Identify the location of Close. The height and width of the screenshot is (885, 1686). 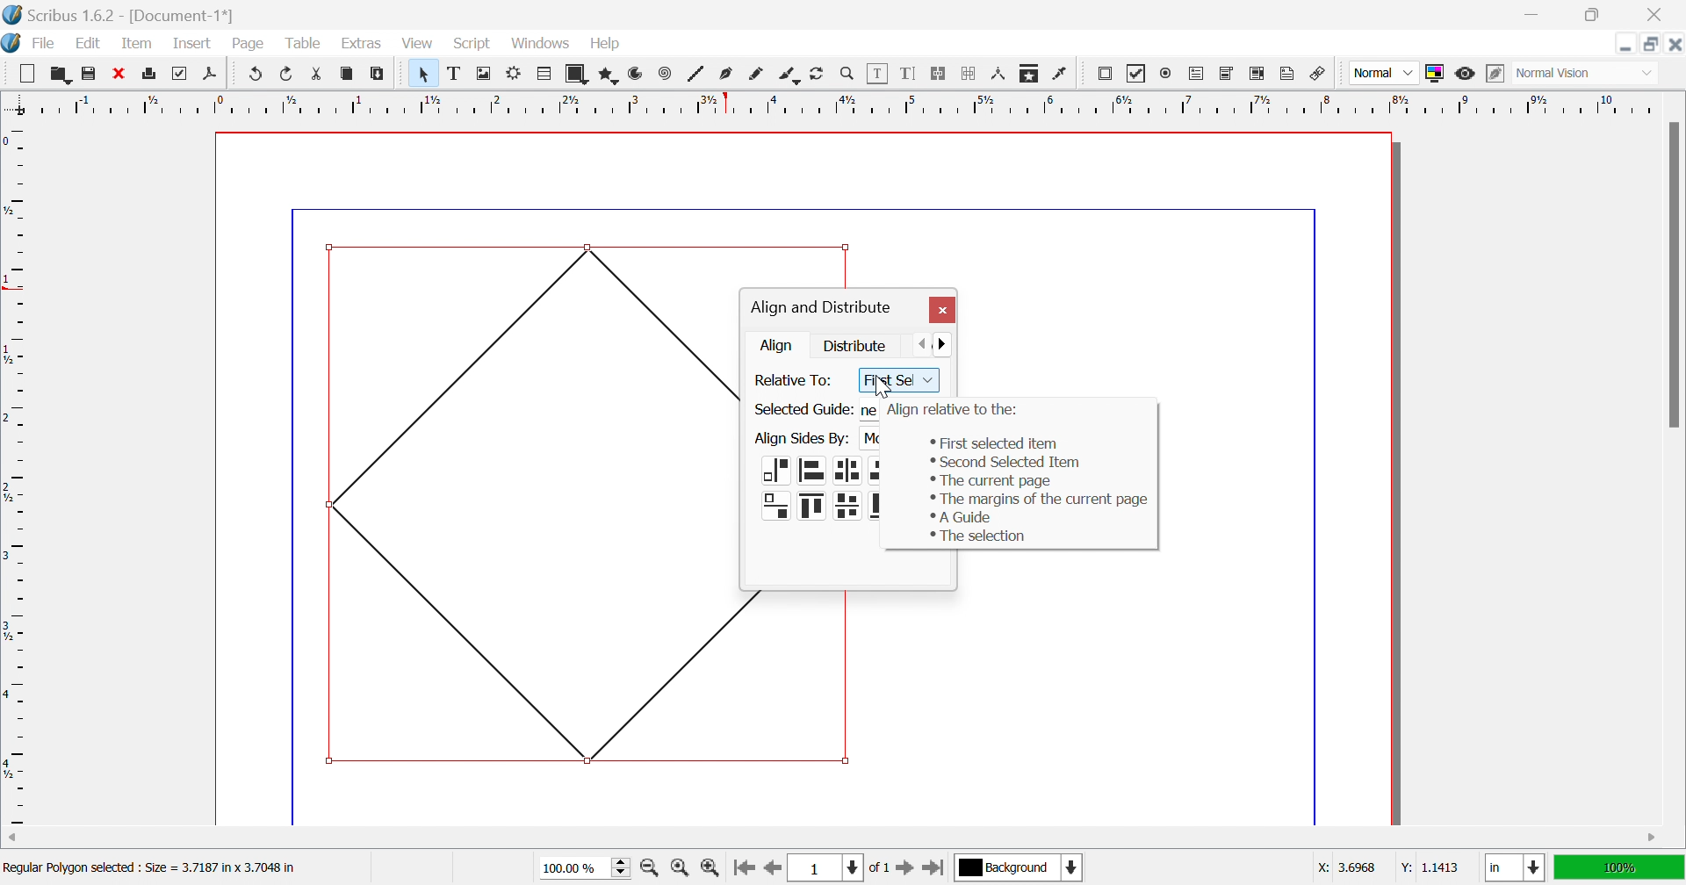
(1675, 44).